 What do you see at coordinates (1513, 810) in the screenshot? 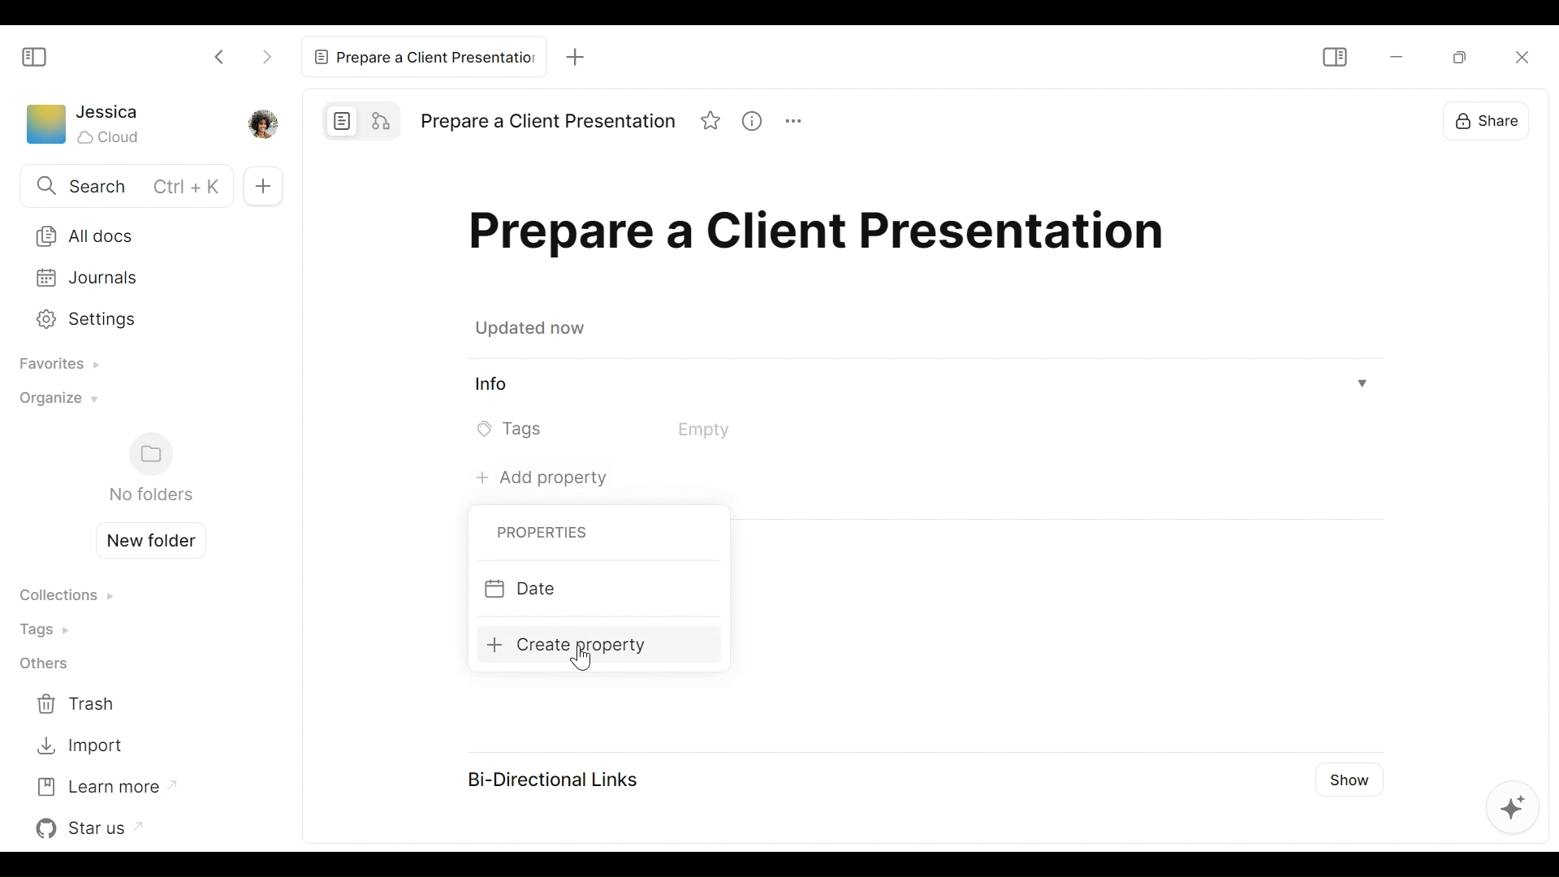
I see `Editing Tools` at bounding box center [1513, 810].